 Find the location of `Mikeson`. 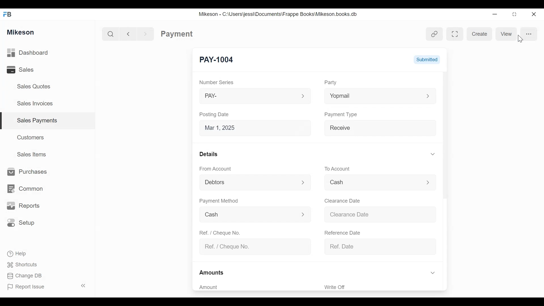

Mikeson is located at coordinates (21, 31).